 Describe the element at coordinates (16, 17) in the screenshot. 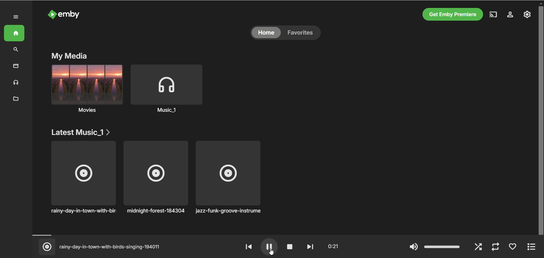

I see `expand` at that location.